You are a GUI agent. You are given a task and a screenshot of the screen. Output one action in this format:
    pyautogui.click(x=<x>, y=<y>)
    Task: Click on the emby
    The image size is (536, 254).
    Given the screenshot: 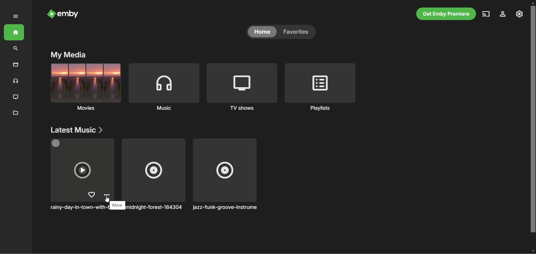 What is the action you would take?
    pyautogui.click(x=68, y=14)
    